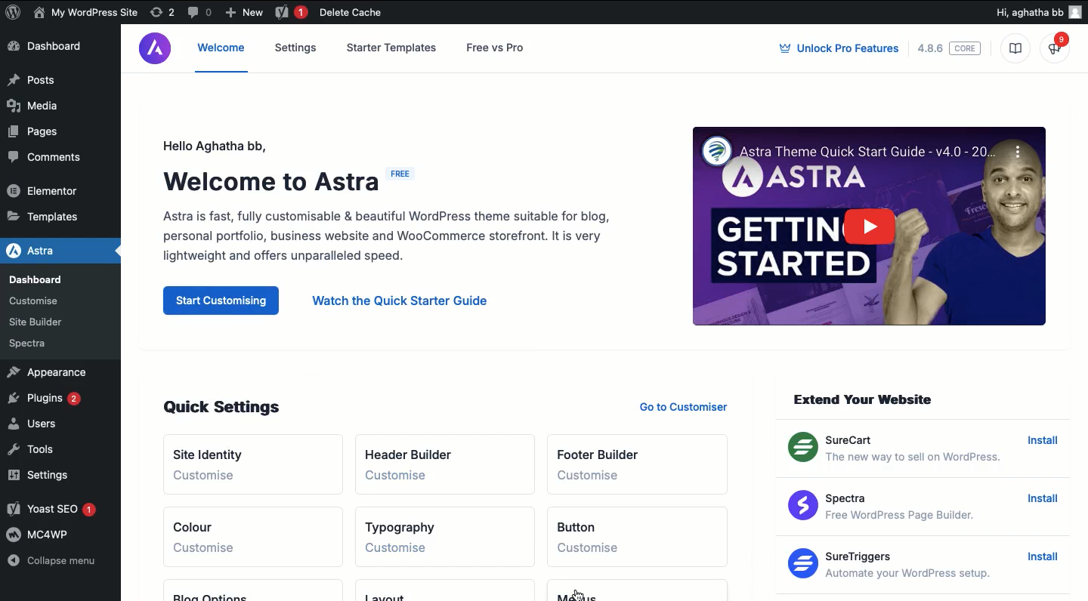 The width and height of the screenshot is (1088, 601). What do you see at coordinates (206, 476) in the screenshot?
I see `Customise` at bounding box center [206, 476].